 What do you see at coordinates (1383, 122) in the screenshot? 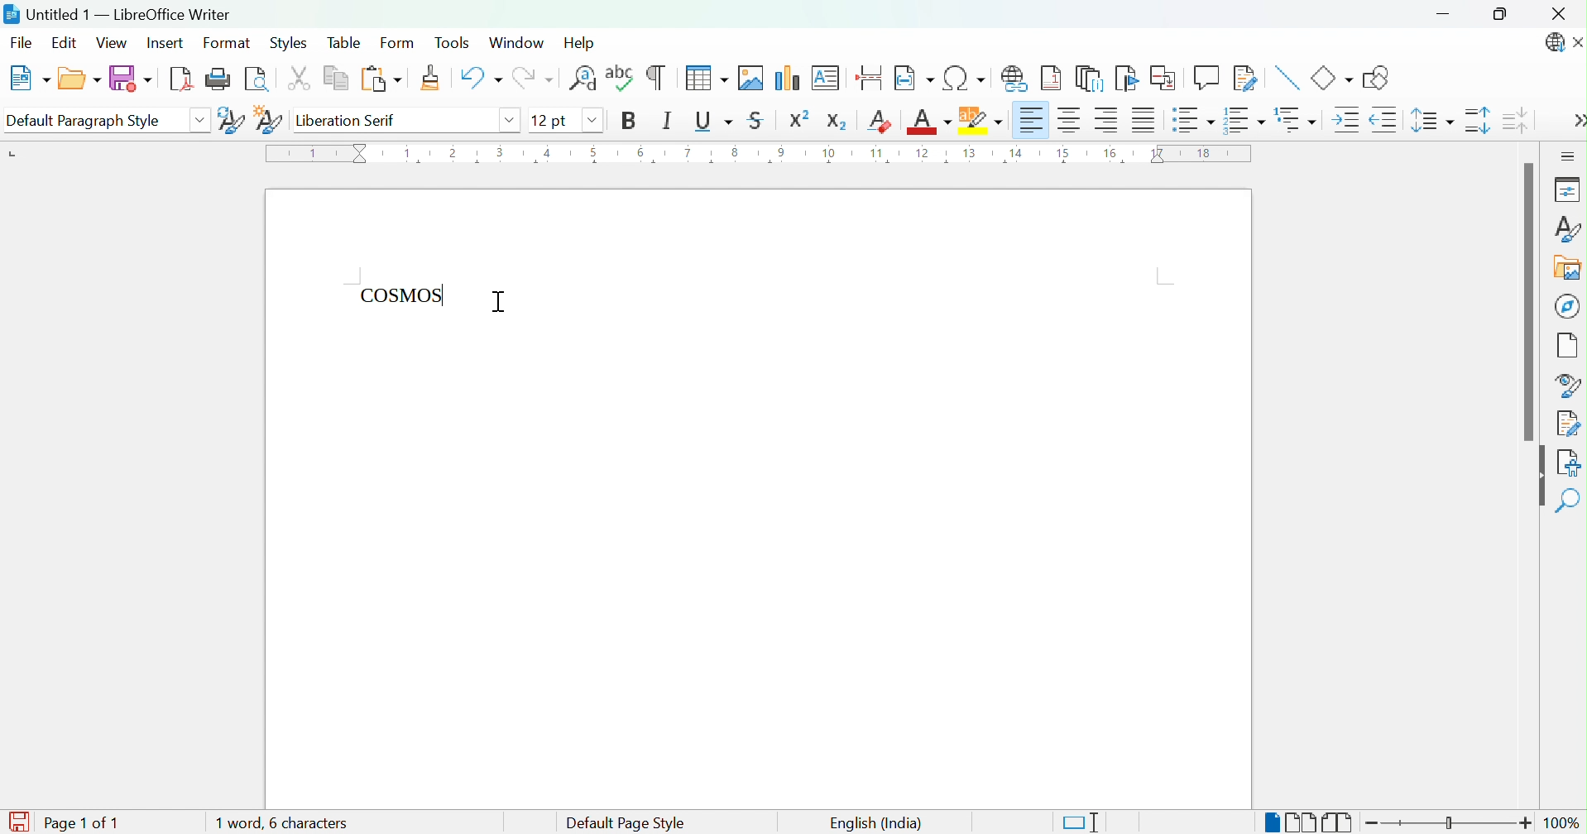
I see `Decrease Indent` at bounding box center [1383, 122].